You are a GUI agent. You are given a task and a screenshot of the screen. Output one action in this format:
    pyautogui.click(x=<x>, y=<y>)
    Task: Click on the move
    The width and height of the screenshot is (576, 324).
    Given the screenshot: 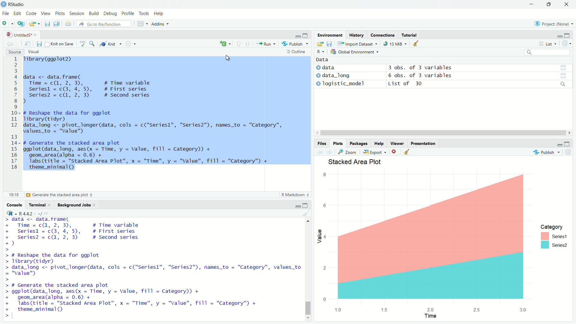 What is the action you would take?
    pyautogui.click(x=28, y=43)
    